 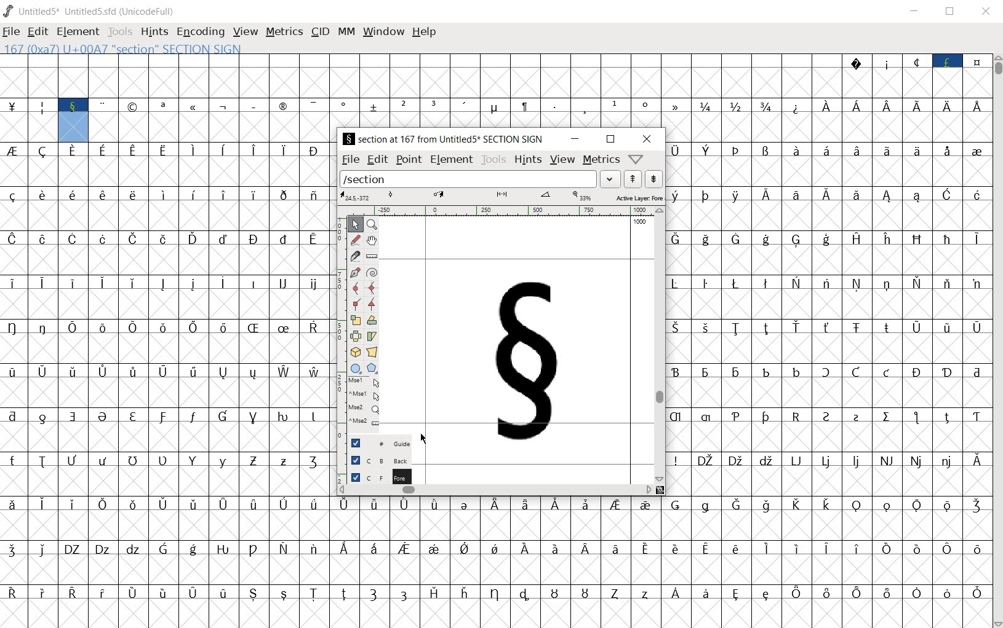 I want to click on MAGNIFY, so click(x=373, y=224).